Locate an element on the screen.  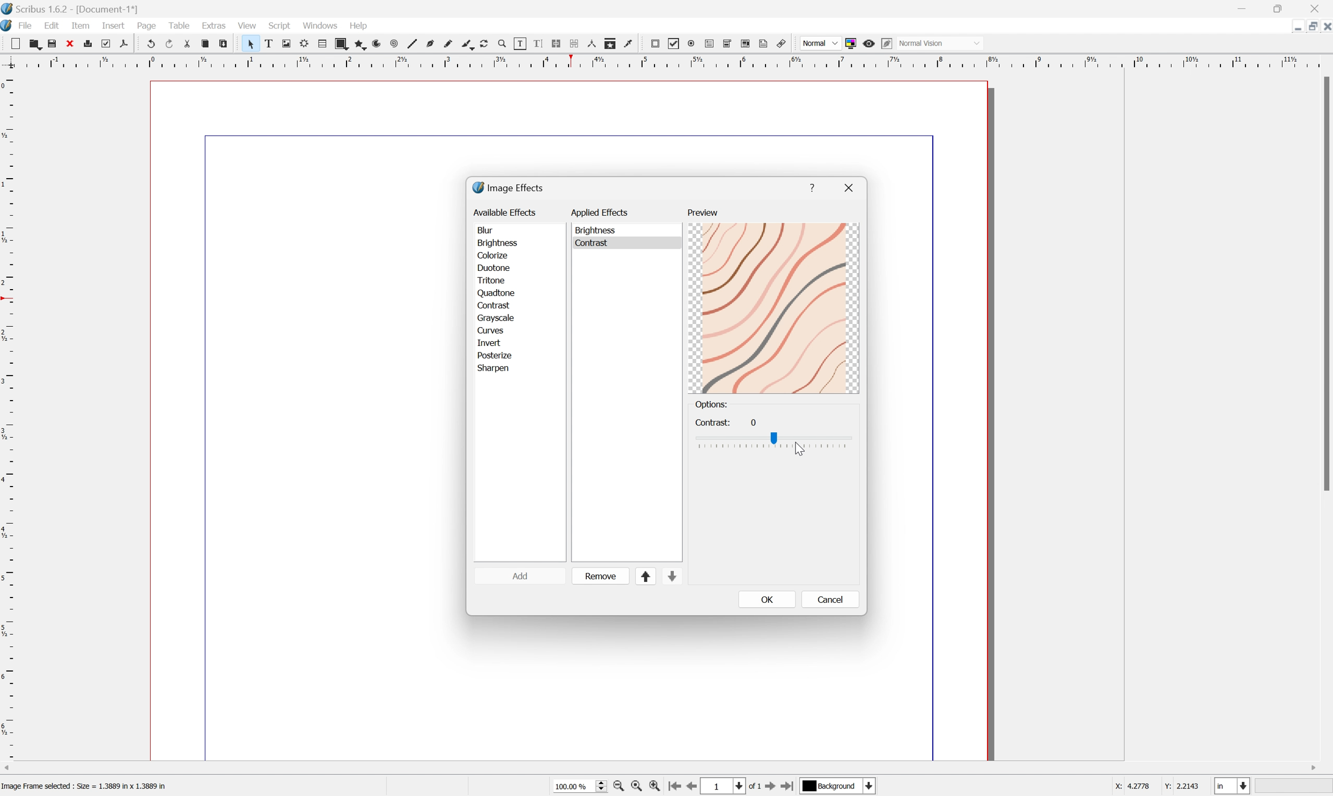
posterize is located at coordinates (494, 353).